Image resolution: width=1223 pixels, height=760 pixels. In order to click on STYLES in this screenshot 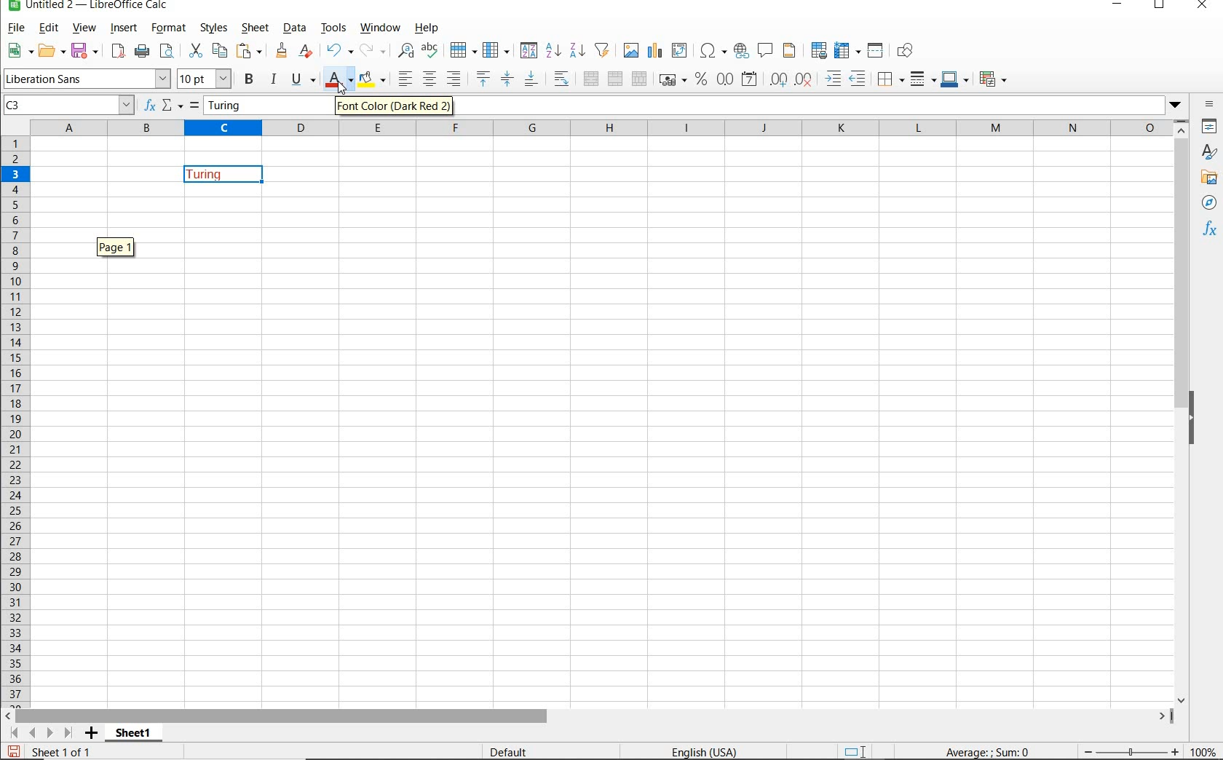, I will do `click(1210, 154)`.